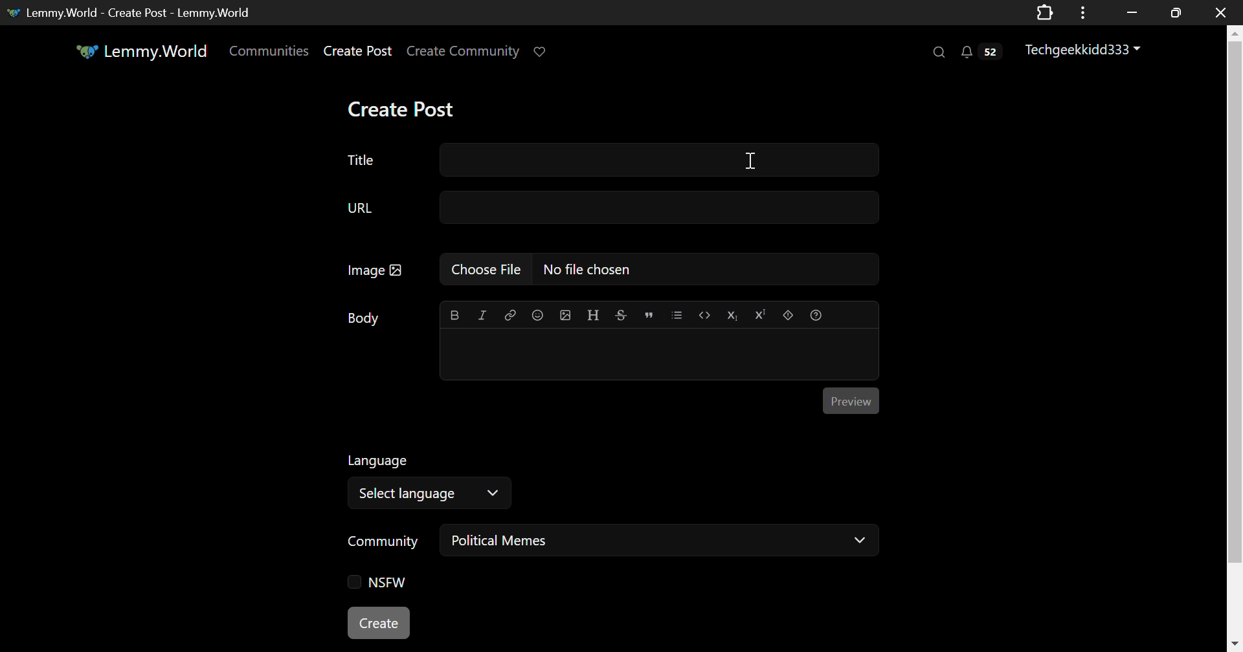 This screenshot has width=1243, height=652. I want to click on Create Community Page Link, so click(464, 50).